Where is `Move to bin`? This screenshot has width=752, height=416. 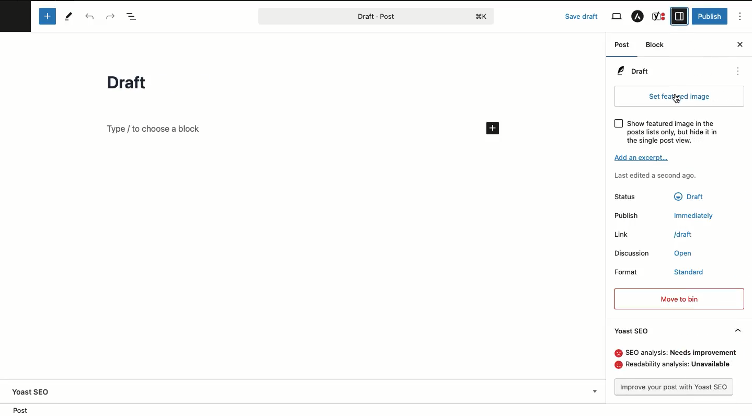
Move to bin is located at coordinates (678, 299).